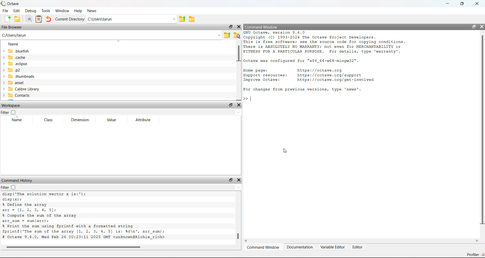 Image resolution: width=485 pixels, height=258 pixels. What do you see at coordinates (4, 4) in the screenshot?
I see `logo` at bounding box center [4, 4].